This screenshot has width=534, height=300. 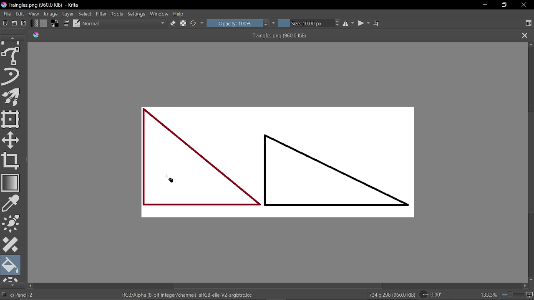 What do you see at coordinates (183, 24) in the screenshot?
I see `Preserve alpha` at bounding box center [183, 24].